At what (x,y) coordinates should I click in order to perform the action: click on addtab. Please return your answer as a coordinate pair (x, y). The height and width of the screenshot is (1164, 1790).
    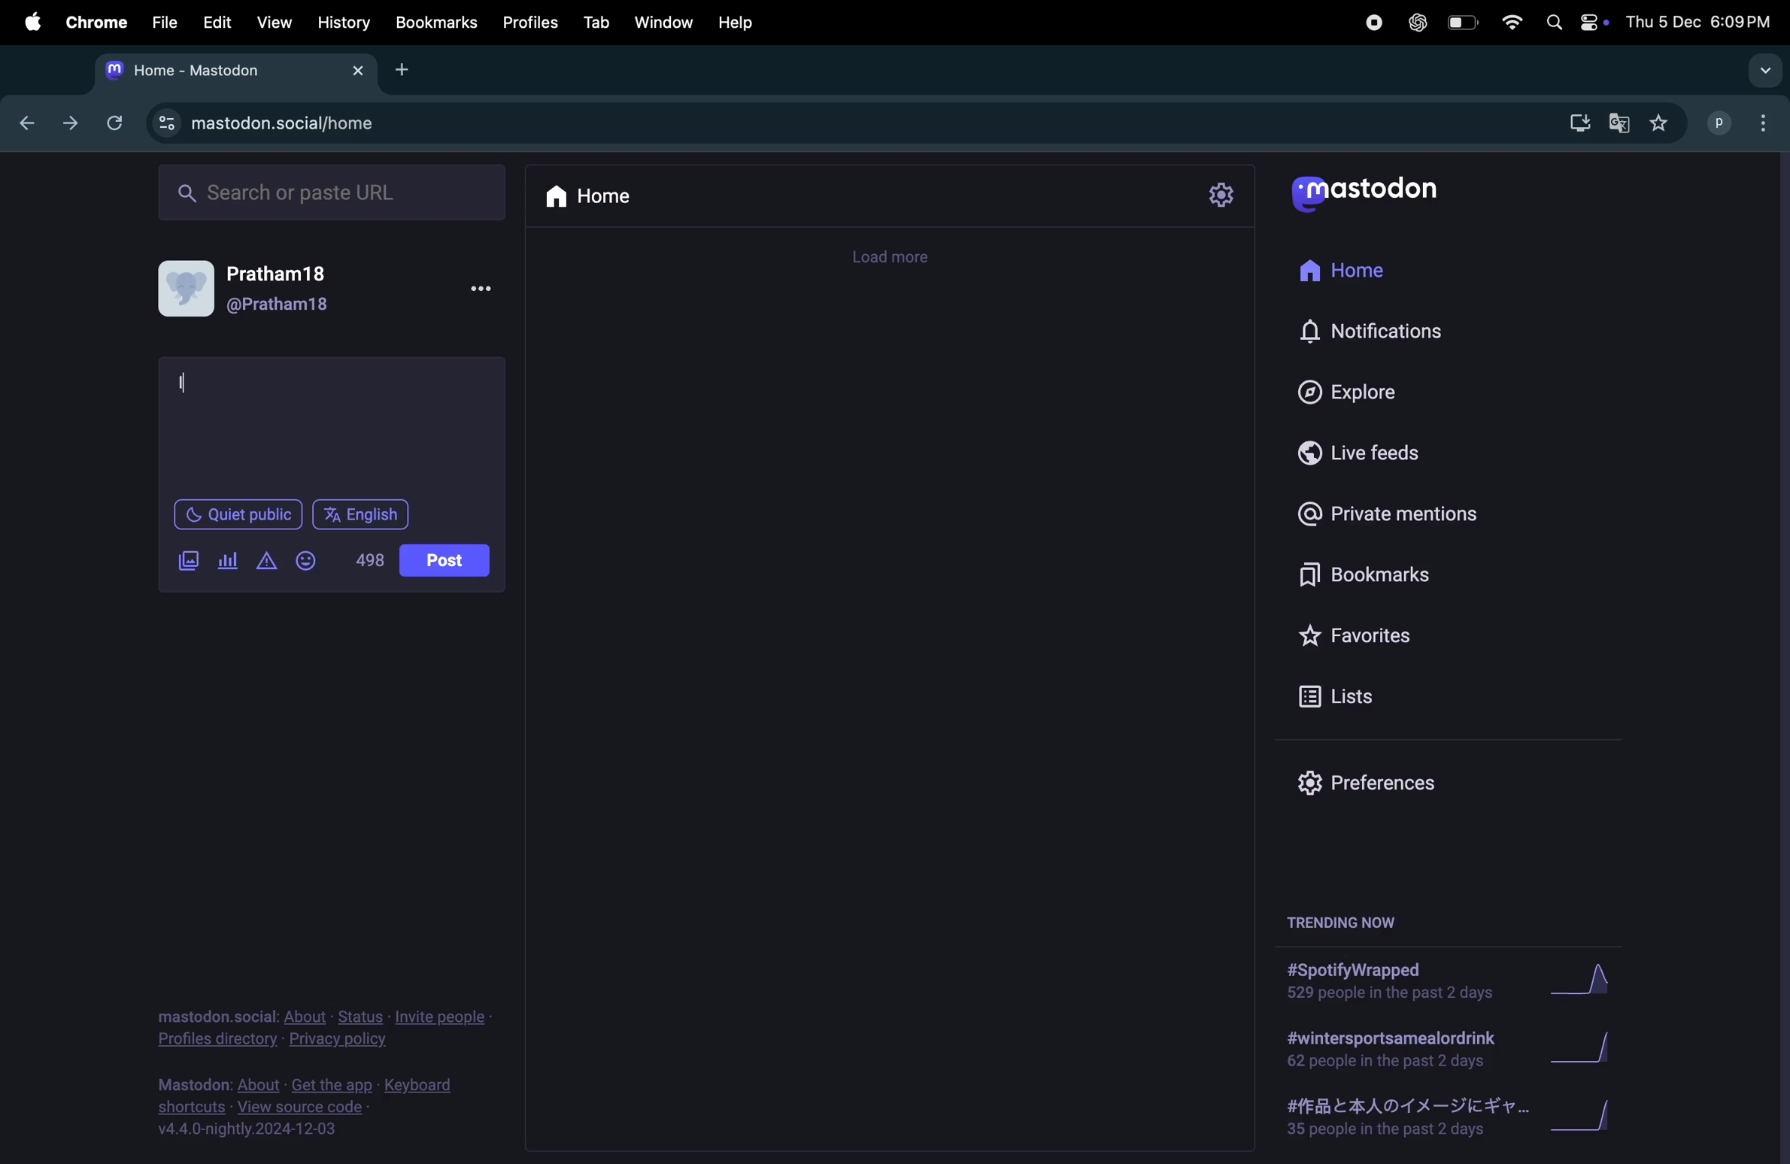
    Looking at the image, I should click on (407, 68).